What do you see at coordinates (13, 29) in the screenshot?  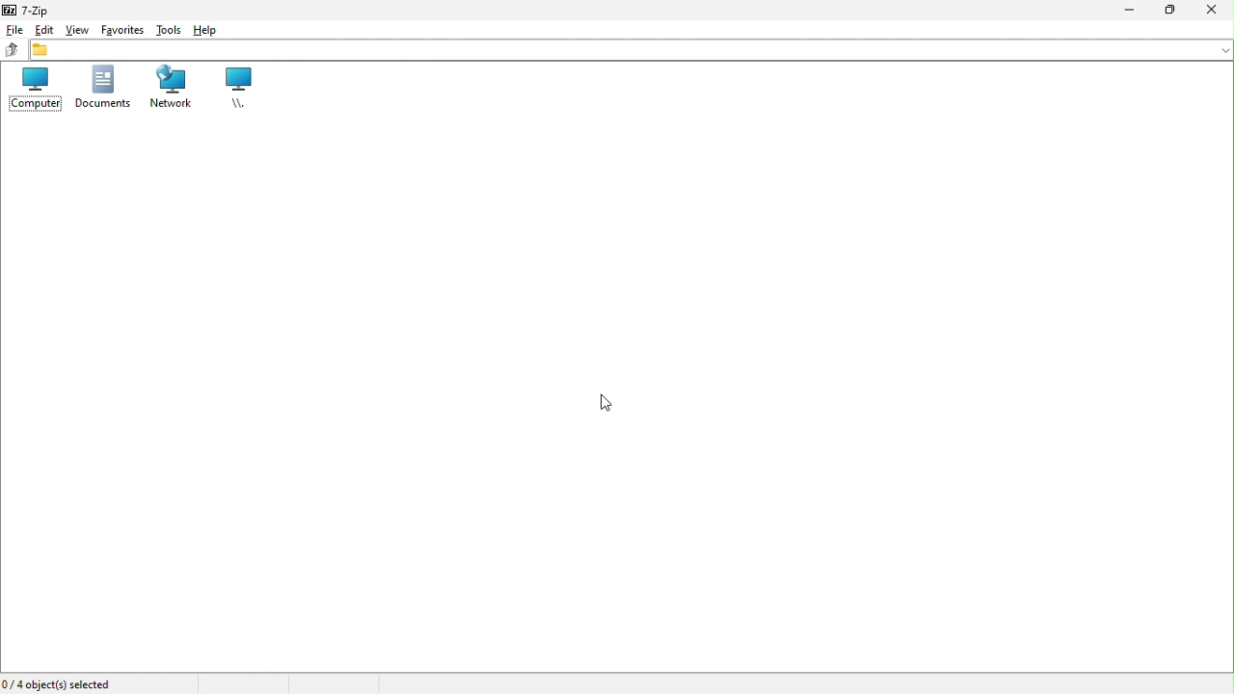 I see `file` at bounding box center [13, 29].